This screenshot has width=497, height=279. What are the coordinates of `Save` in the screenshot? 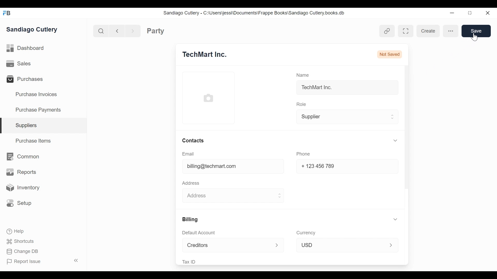 It's located at (477, 32).